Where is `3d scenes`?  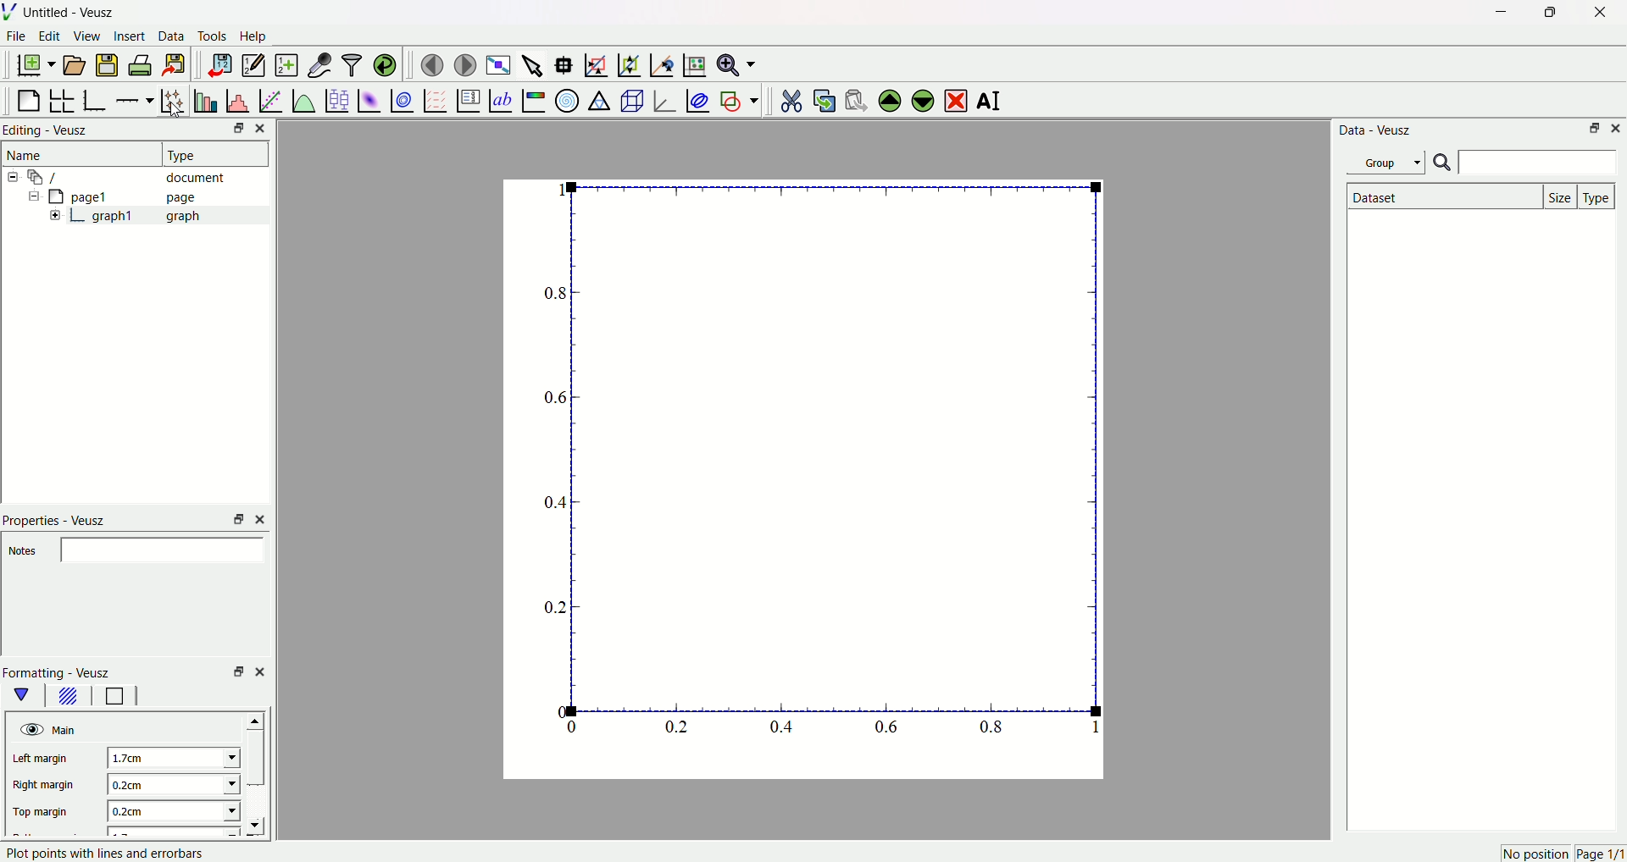 3d scenes is located at coordinates (630, 100).